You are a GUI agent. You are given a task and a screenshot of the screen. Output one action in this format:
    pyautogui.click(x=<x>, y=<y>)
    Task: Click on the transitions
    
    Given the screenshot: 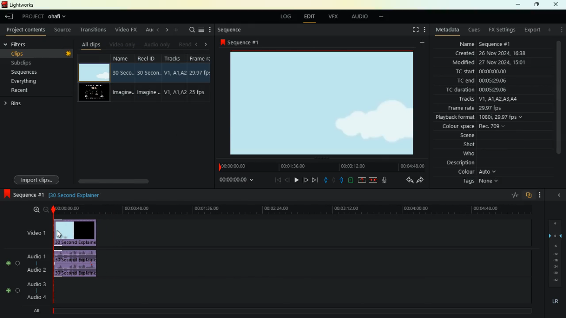 What is the action you would take?
    pyautogui.click(x=95, y=30)
    